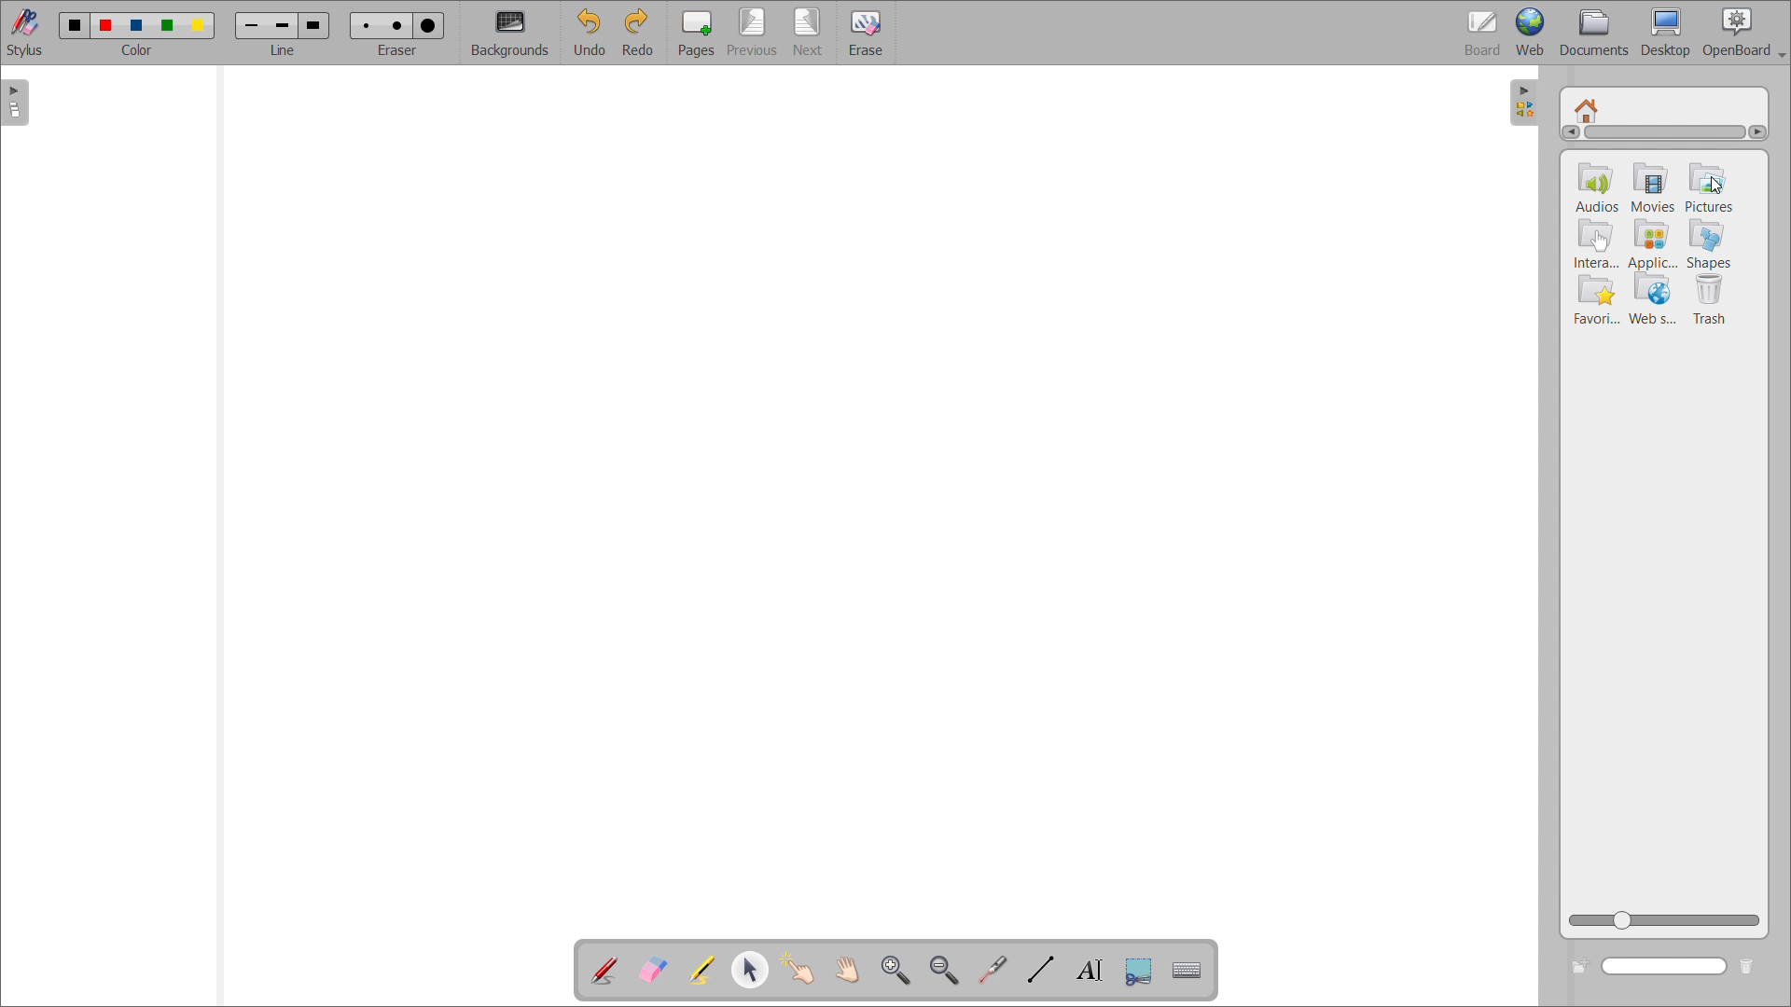 The image size is (1791, 1007). Describe the element at coordinates (1187, 971) in the screenshot. I see `virtual keyboard` at that location.